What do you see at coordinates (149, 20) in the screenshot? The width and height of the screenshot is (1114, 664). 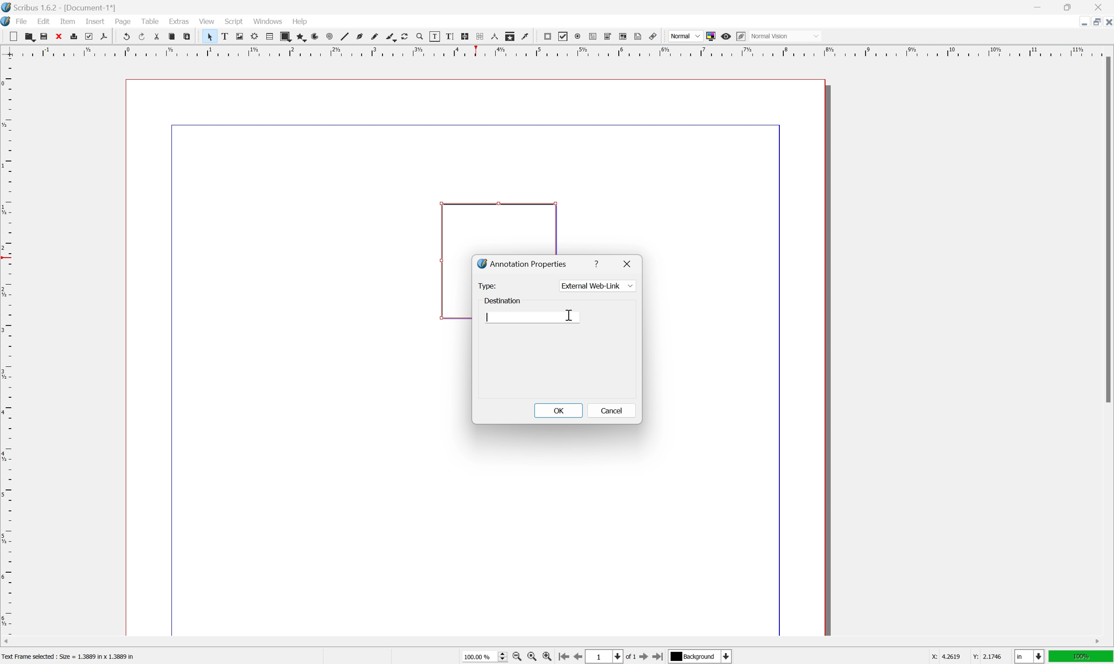 I see `table` at bounding box center [149, 20].